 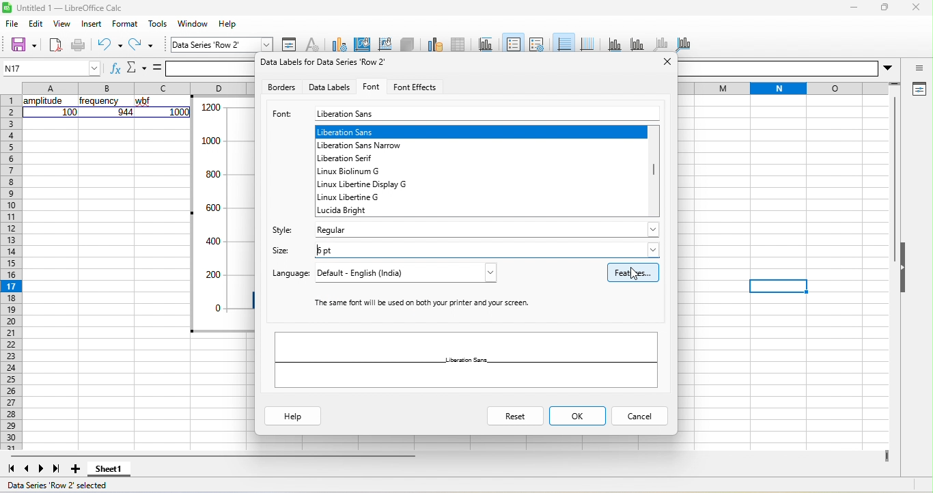 What do you see at coordinates (686, 43) in the screenshot?
I see `all axes` at bounding box center [686, 43].